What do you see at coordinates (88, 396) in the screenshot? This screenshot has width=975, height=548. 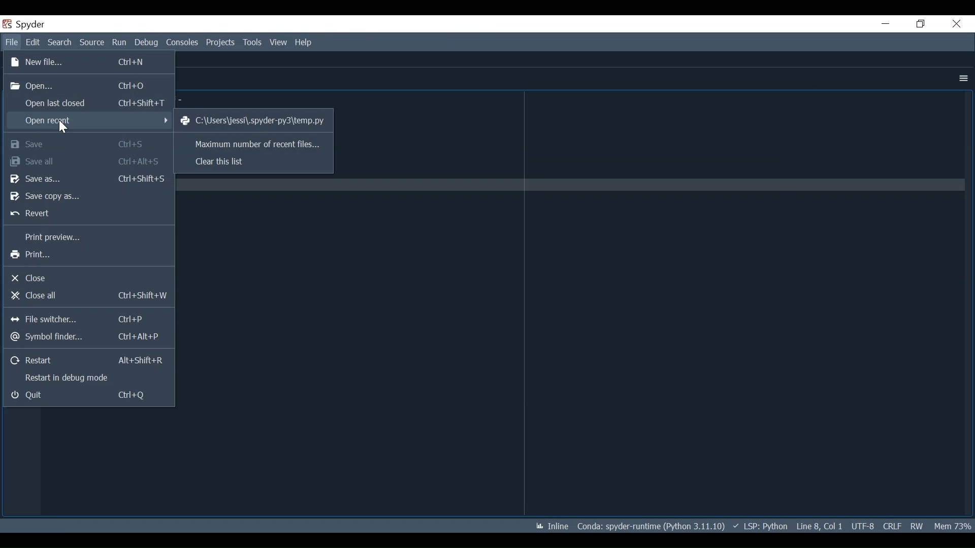 I see `Quit` at bounding box center [88, 396].